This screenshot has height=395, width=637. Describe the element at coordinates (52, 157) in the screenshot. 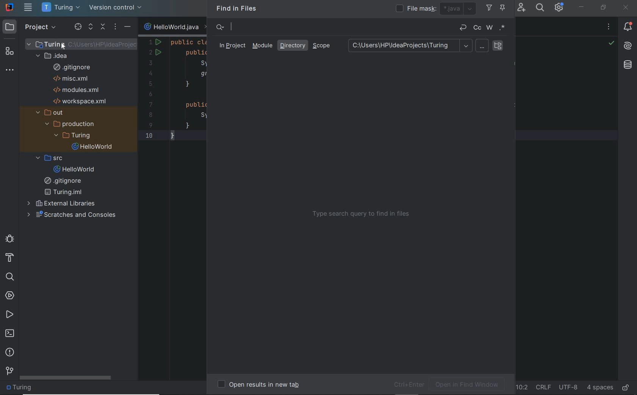

I see `src` at that location.